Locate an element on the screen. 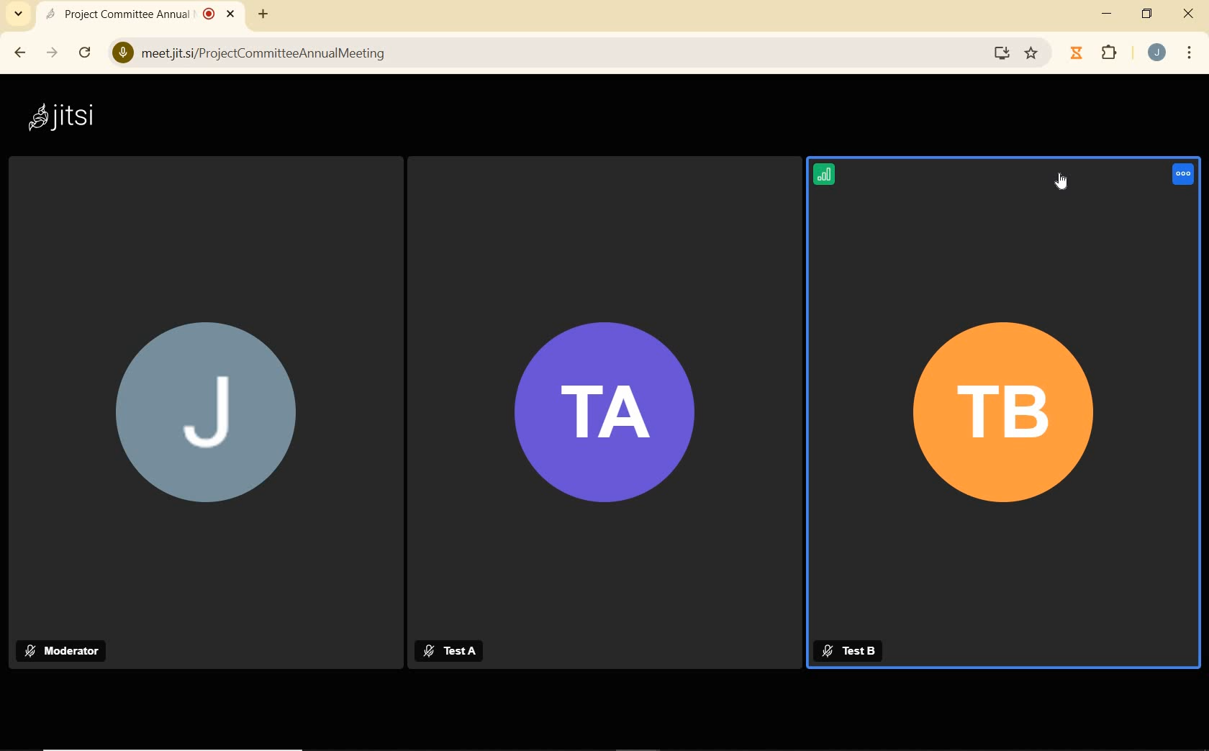 Image resolution: width=1209 pixels, height=751 pixels. Download website is located at coordinates (1000, 54).